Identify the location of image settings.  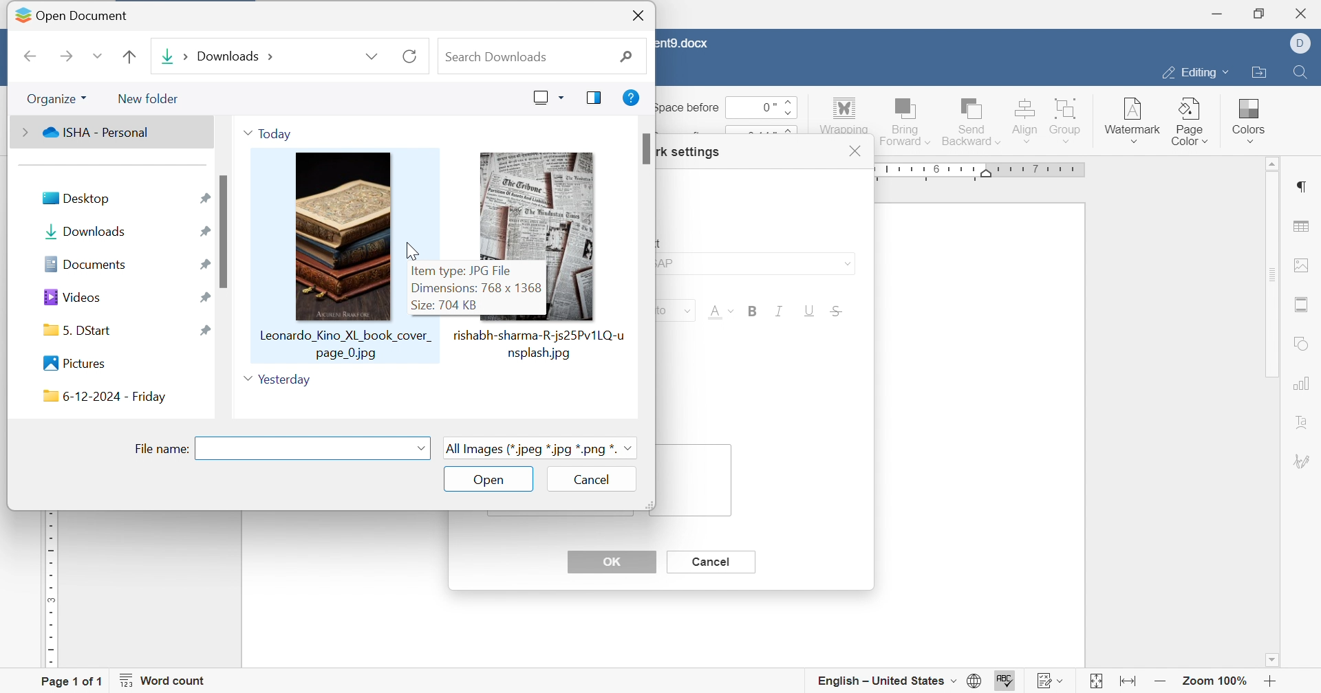
(1302, 265).